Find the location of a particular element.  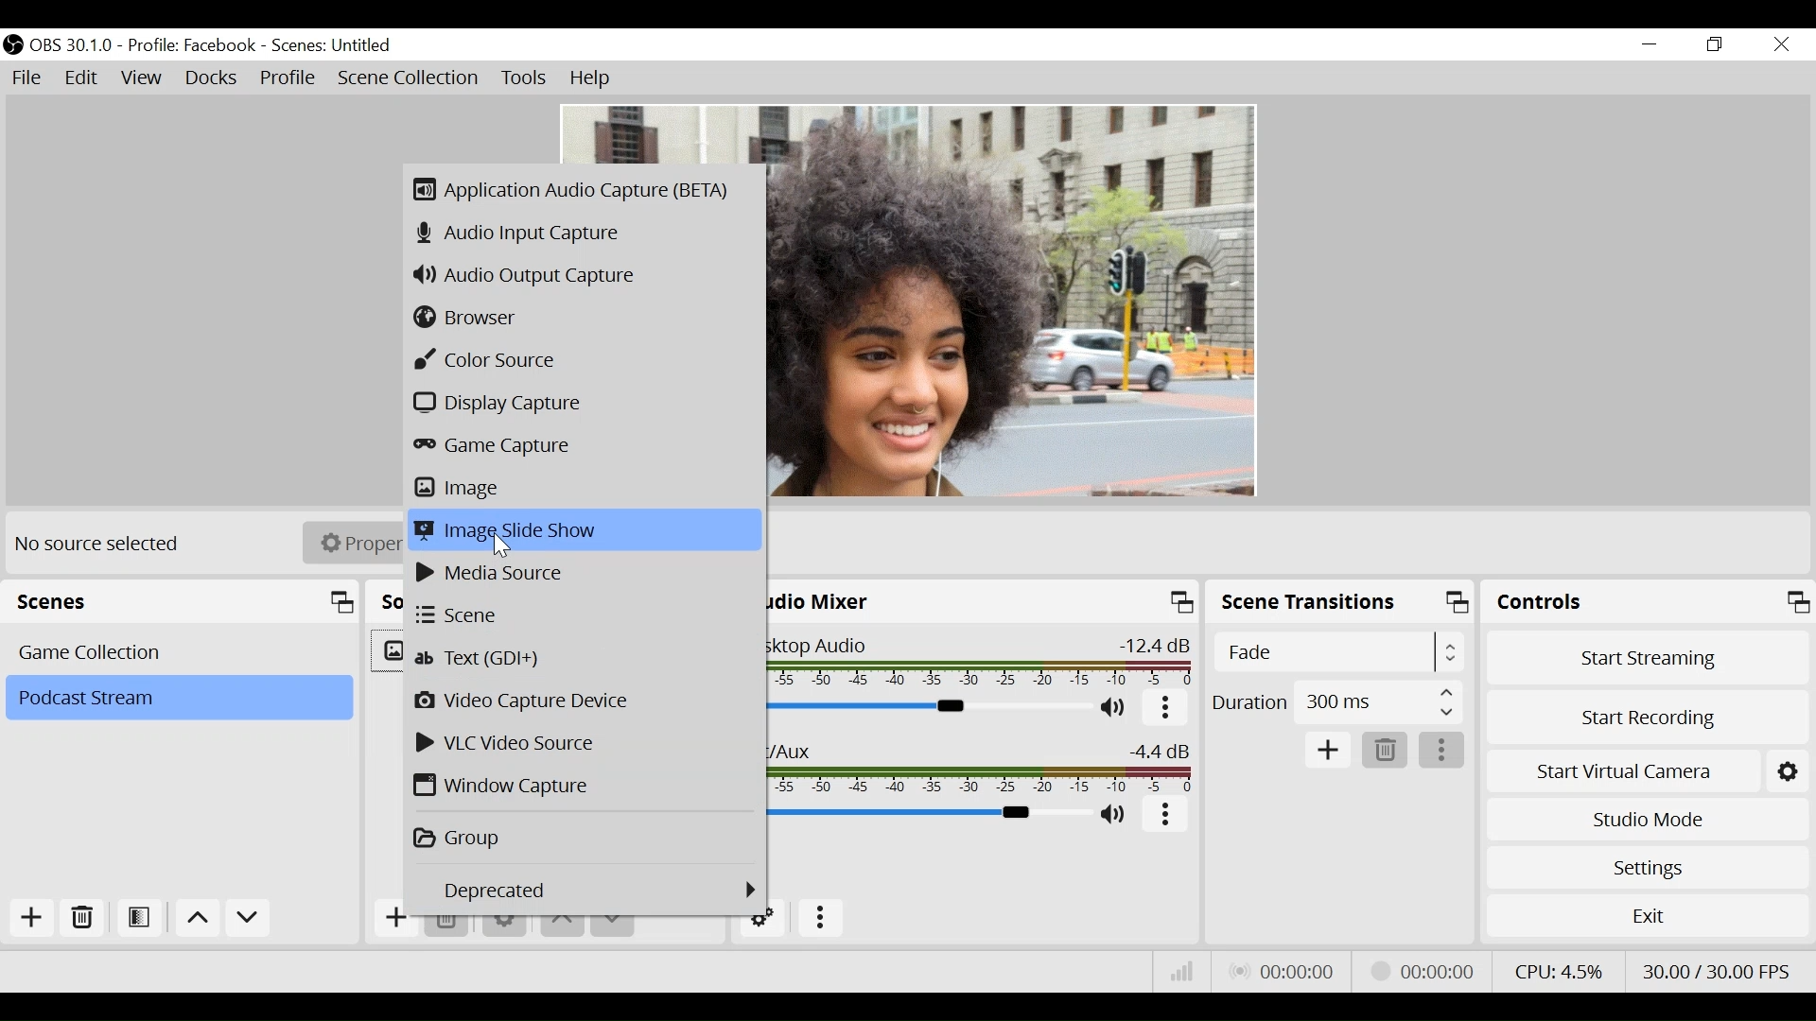

Image Slide Show is located at coordinates (585, 528).